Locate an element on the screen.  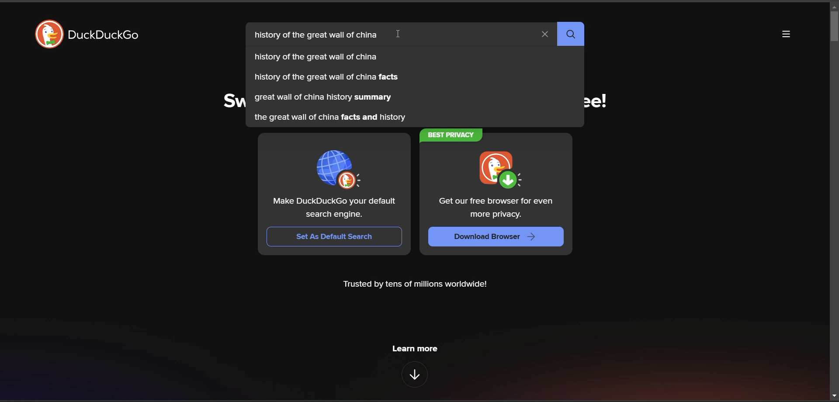
cursor is located at coordinates (399, 36).